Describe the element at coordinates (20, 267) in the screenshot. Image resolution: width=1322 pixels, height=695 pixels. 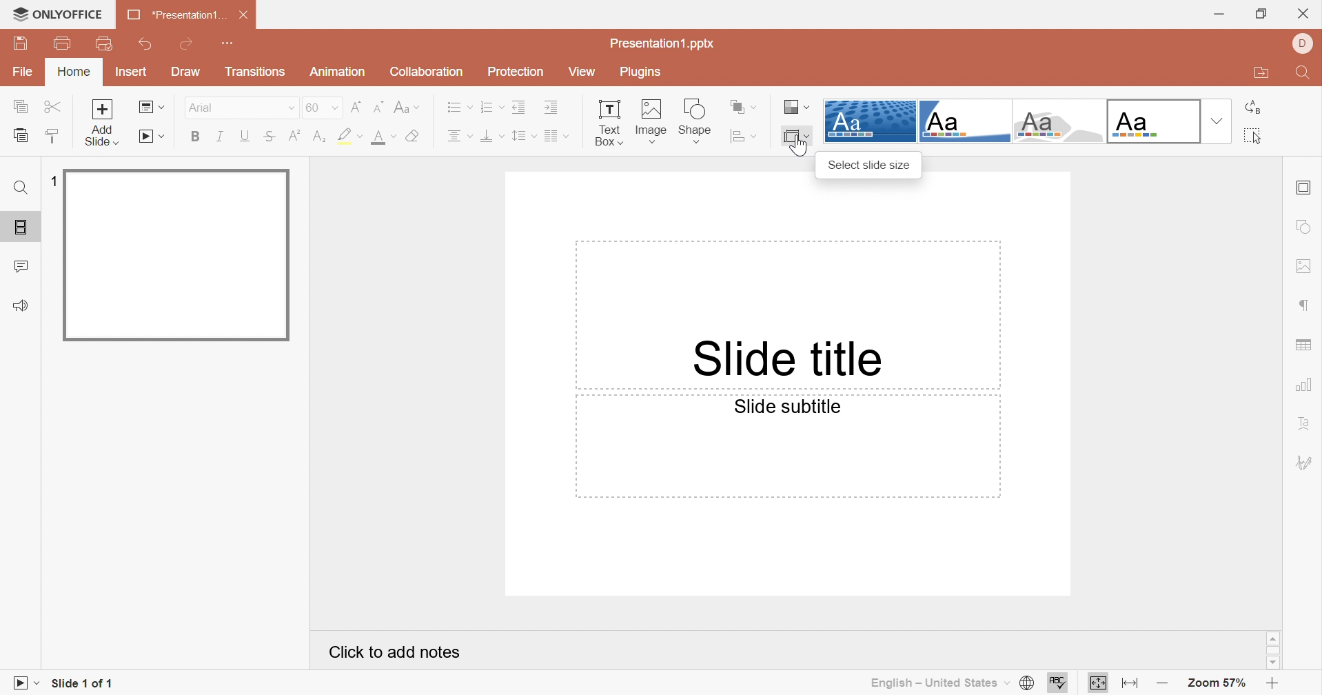
I see `Comments` at that location.